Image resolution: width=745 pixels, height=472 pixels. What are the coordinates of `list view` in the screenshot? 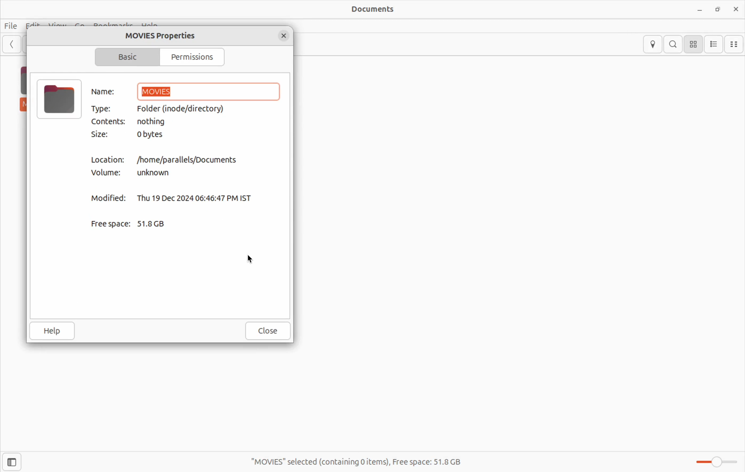 It's located at (714, 43).